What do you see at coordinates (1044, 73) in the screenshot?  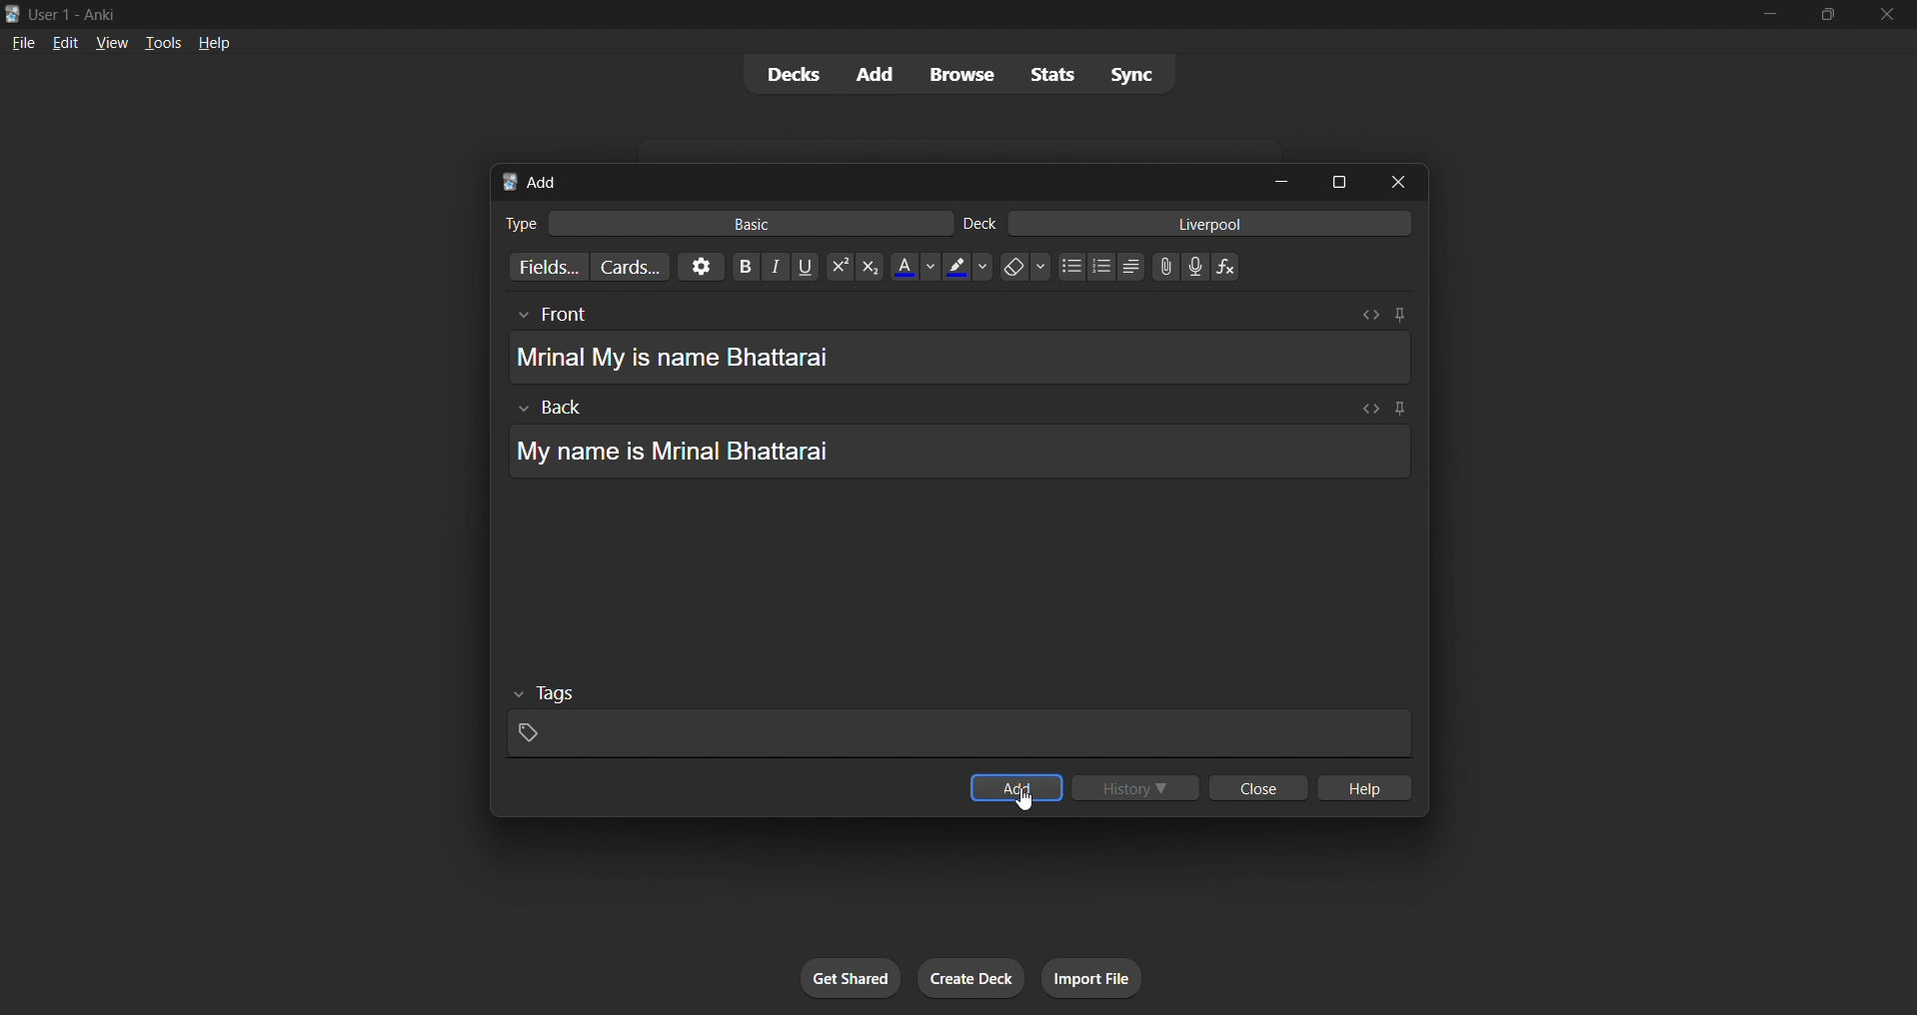 I see `stats` at bounding box center [1044, 73].